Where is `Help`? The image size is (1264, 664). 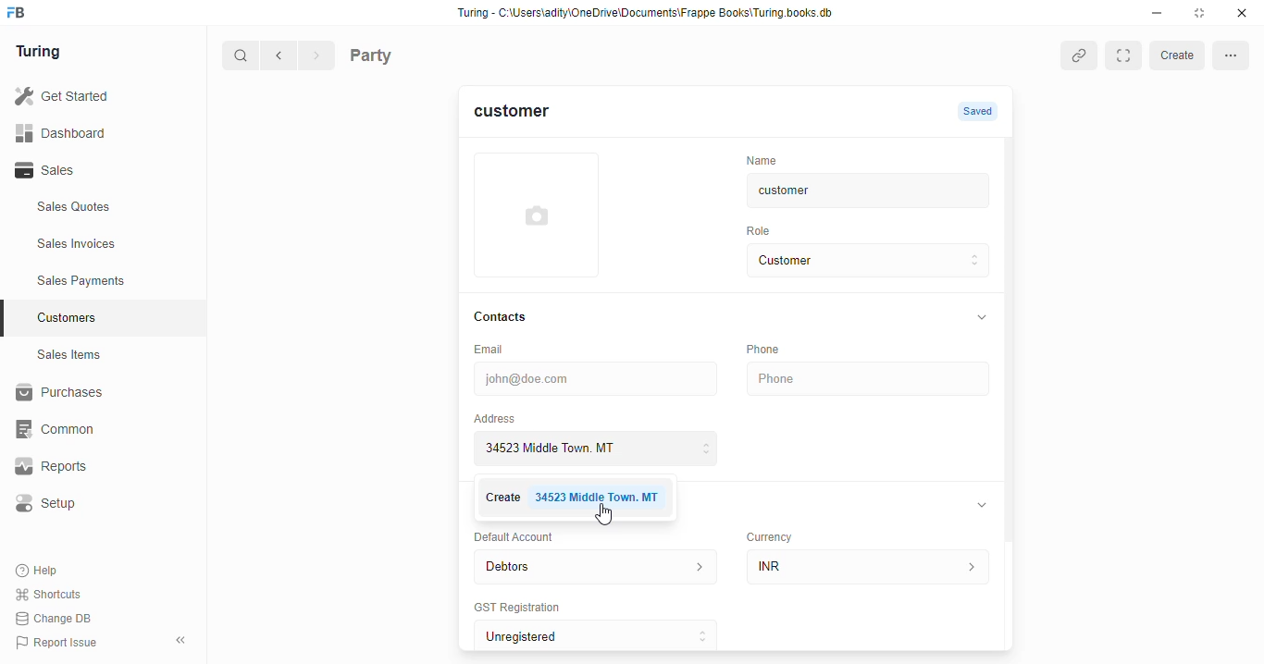
Help is located at coordinates (39, 572).